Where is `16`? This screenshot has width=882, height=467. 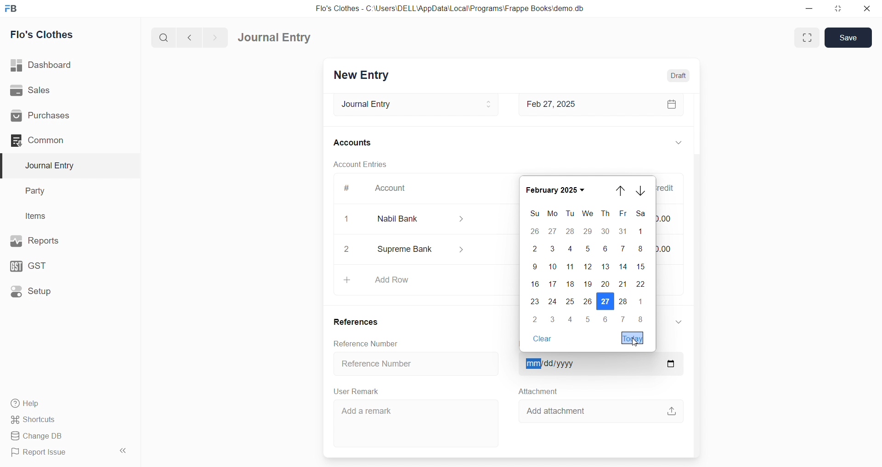 16 is located at coordinates (534, 284).